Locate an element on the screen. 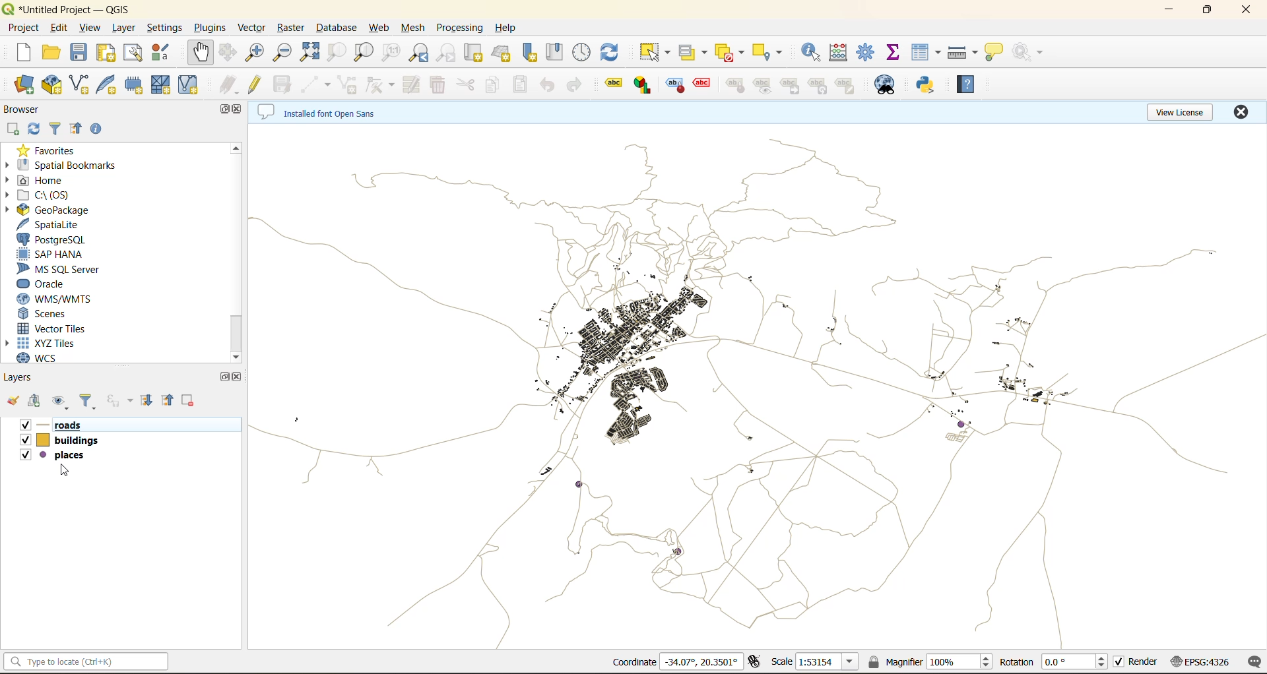 The image size is (1267, 674). zoom native is located at coordinates (394, 53).